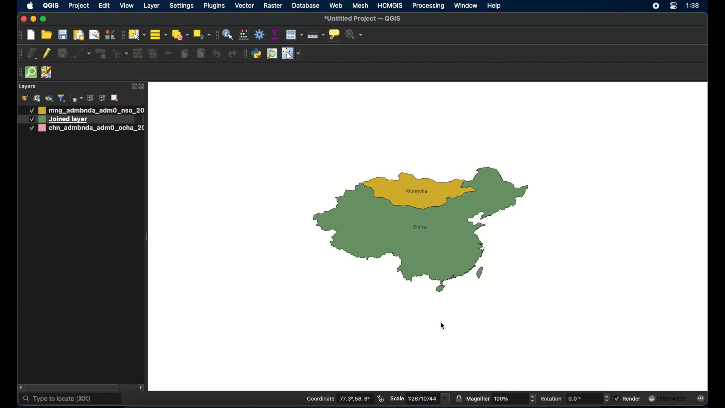  What do you see at coordinates (274, 6) in the screenshot?
I see `raster` at bounding box center [274, 6].